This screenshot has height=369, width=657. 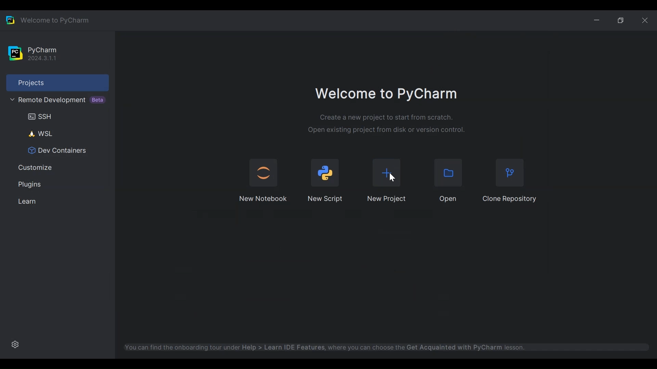 What do you see at coordinates (326, 199) in the screenshot?
I see `New Script` at bounding box center [326, 199].